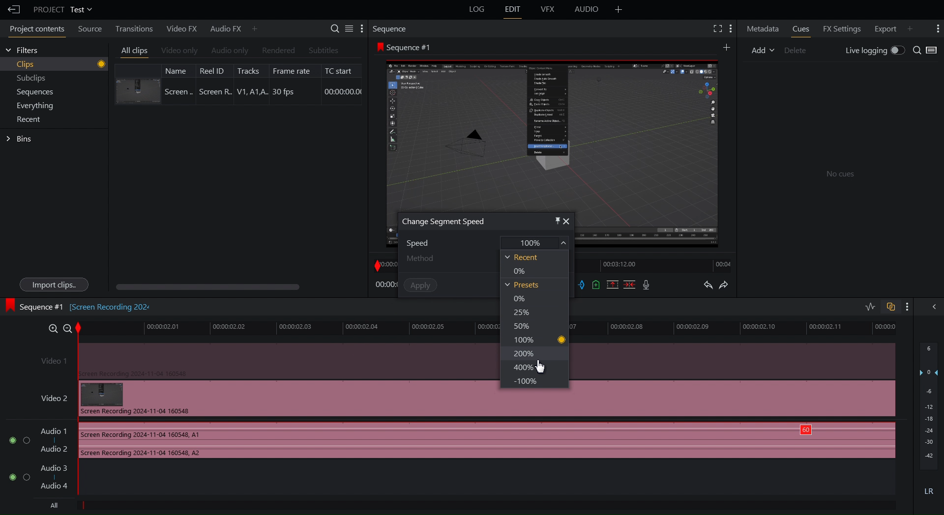  Describe the element at coordinates (238, 84) in the screenshot. I see `Clip` at that location.